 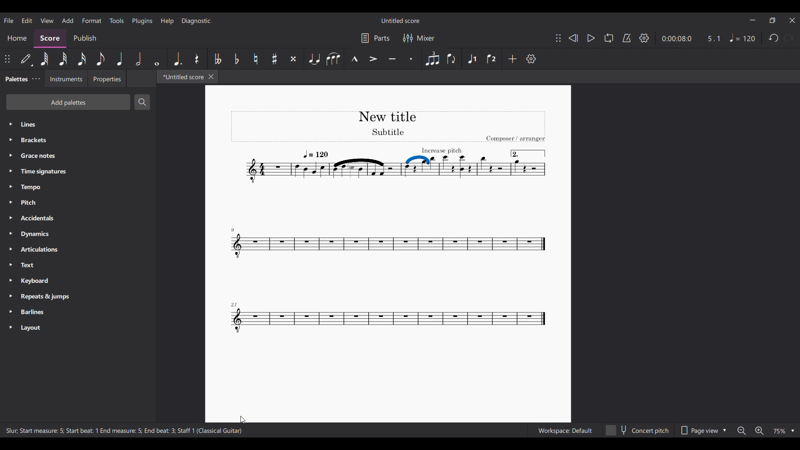 I want to click on Articulations, so click(x=78, y=249).